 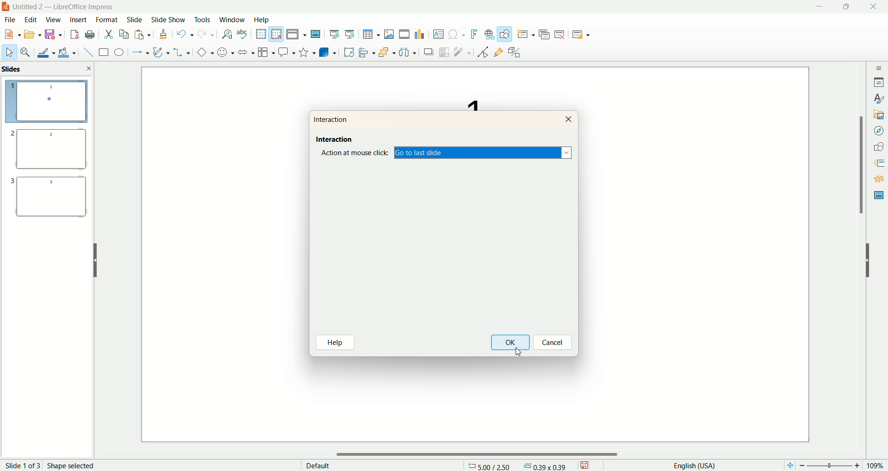 I want to click on new slide, so click(x=525, y=34).